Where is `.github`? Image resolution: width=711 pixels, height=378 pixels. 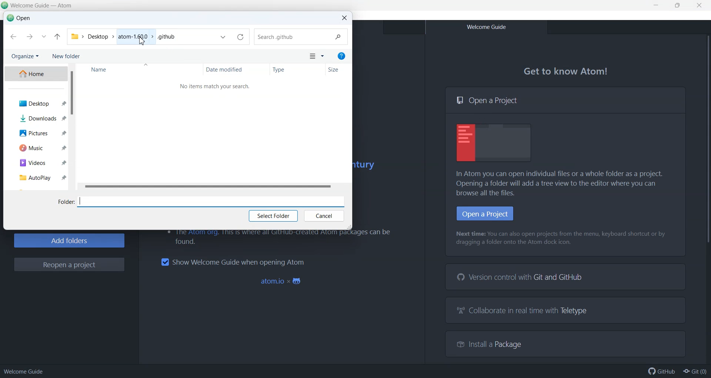 .github is located at coordinates (166, 36).